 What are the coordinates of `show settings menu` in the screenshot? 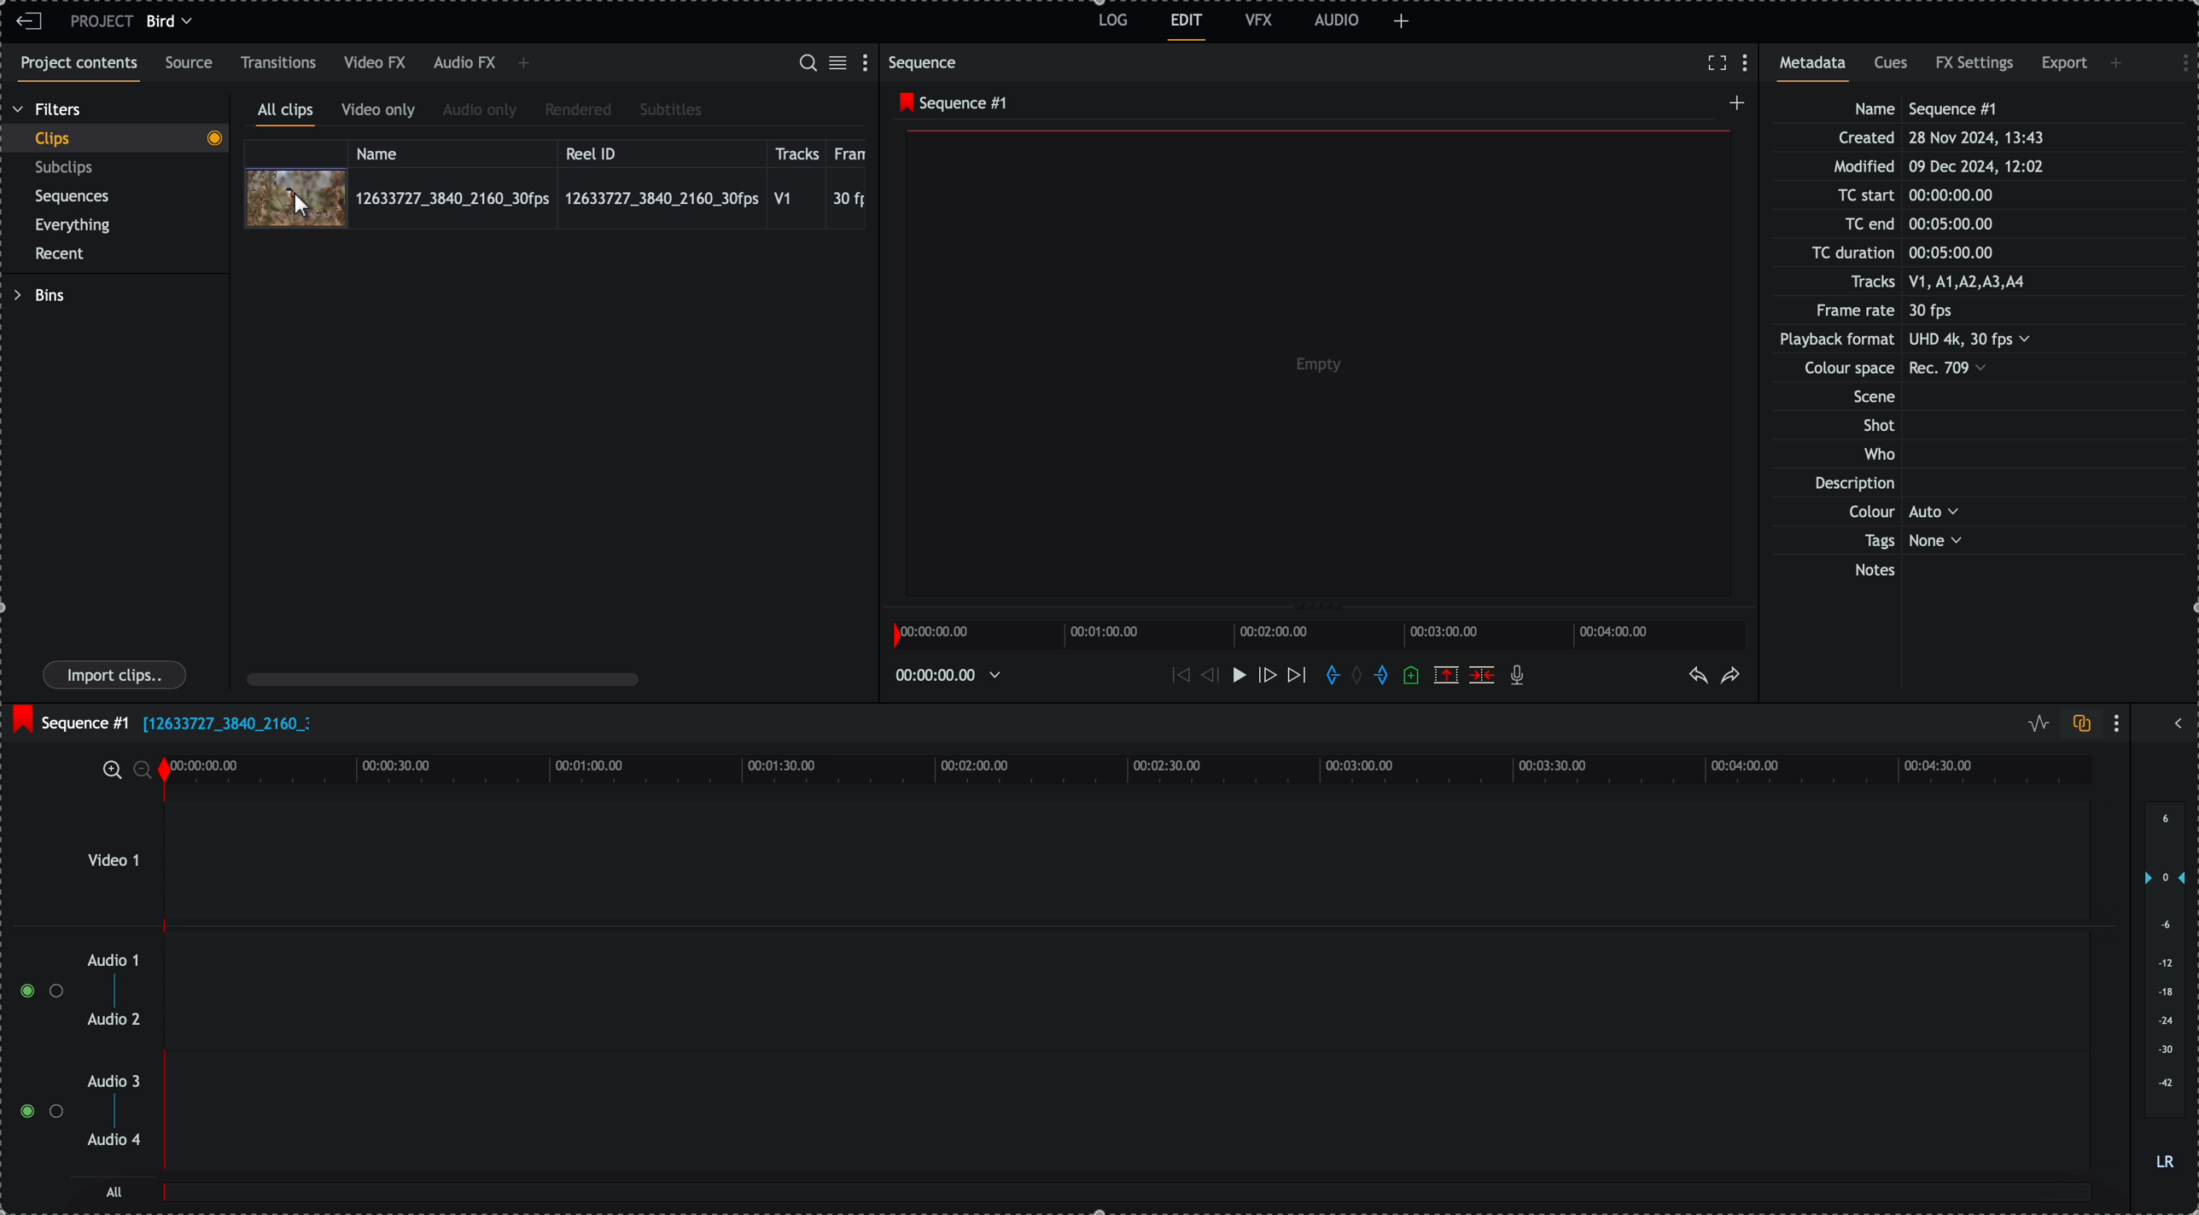 It's located at (2120, 723).